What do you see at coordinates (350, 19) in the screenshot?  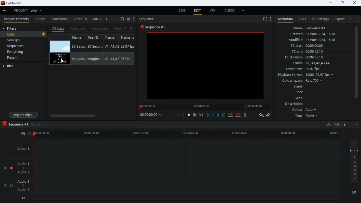 I see `add` at bounding box center [350, 19].